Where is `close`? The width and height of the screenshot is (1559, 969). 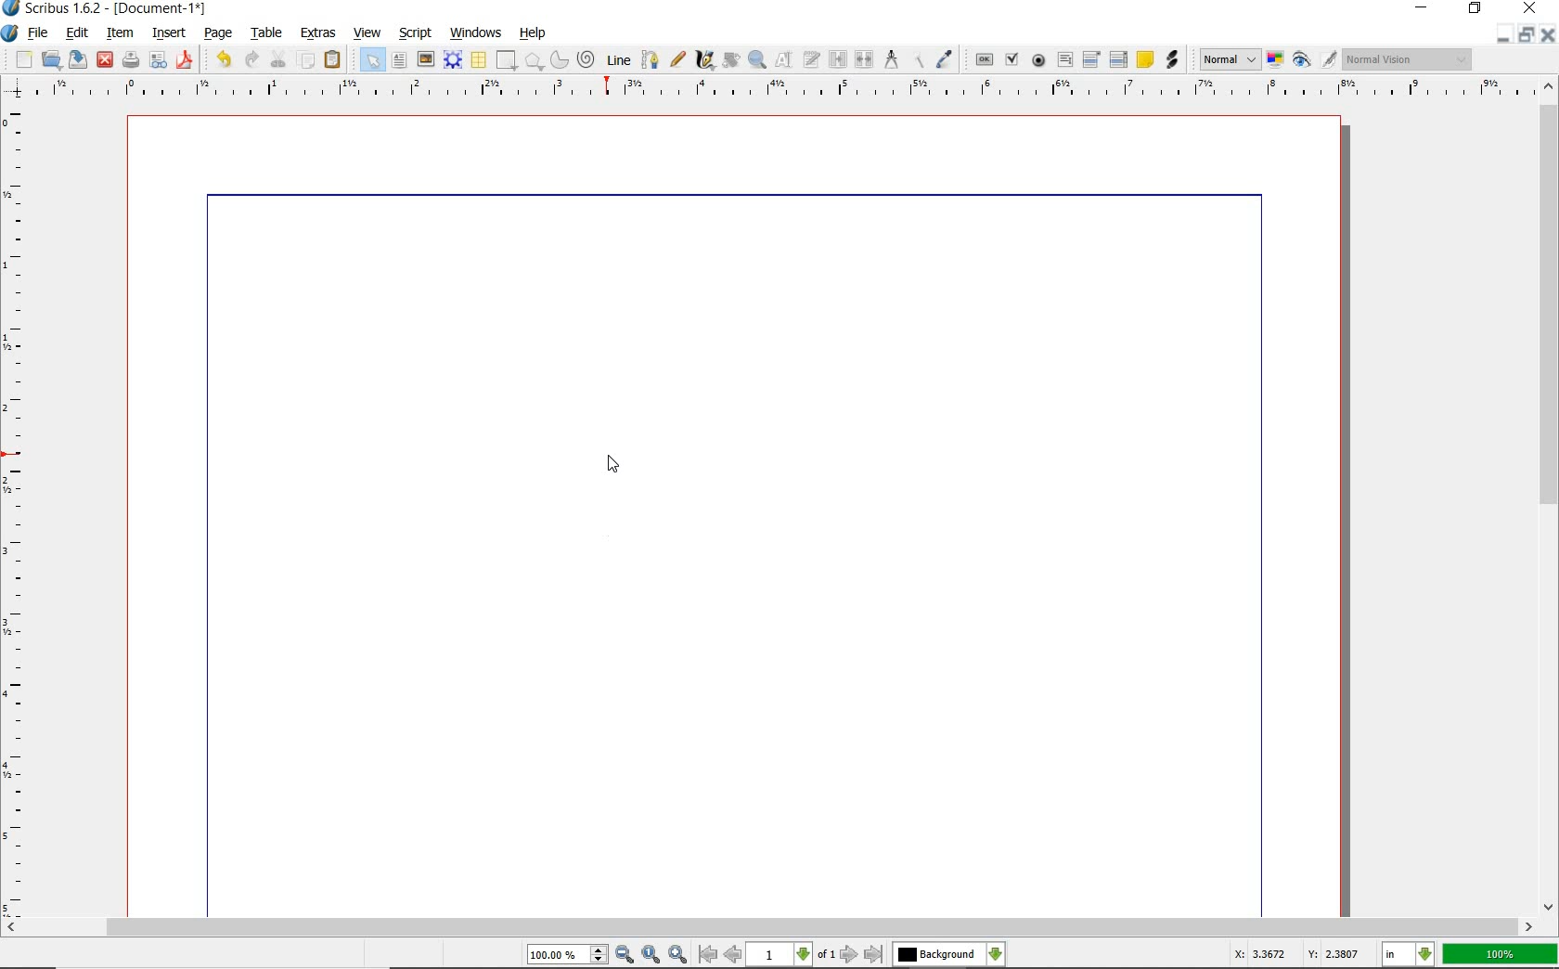
close is located at coordinates (1533, 8).